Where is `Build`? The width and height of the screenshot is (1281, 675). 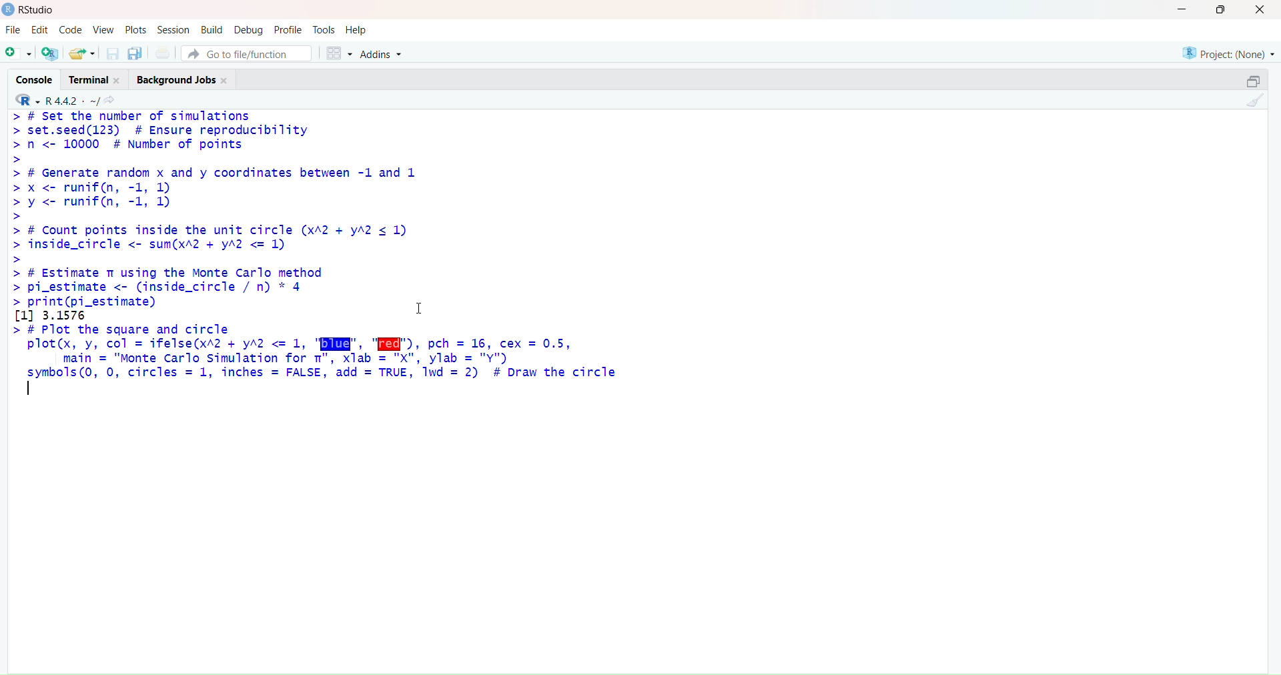
Build is located at coordinates (211, 29).